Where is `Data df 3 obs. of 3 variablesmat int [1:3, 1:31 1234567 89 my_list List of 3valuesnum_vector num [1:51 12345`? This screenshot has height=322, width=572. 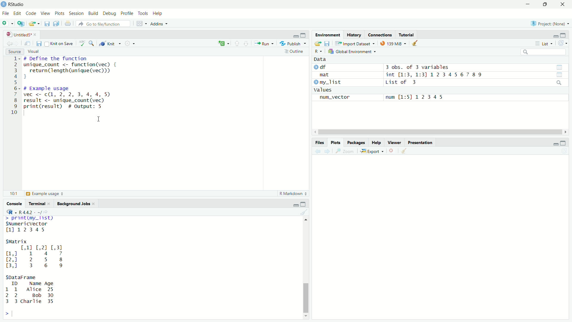
Data df 3 obs. of 3 variablesmat int [1:3, 1:31 1234567 89 my_list List of 3valuesnum_vector num [1:51 12345 is located at coordinates (400, 80).